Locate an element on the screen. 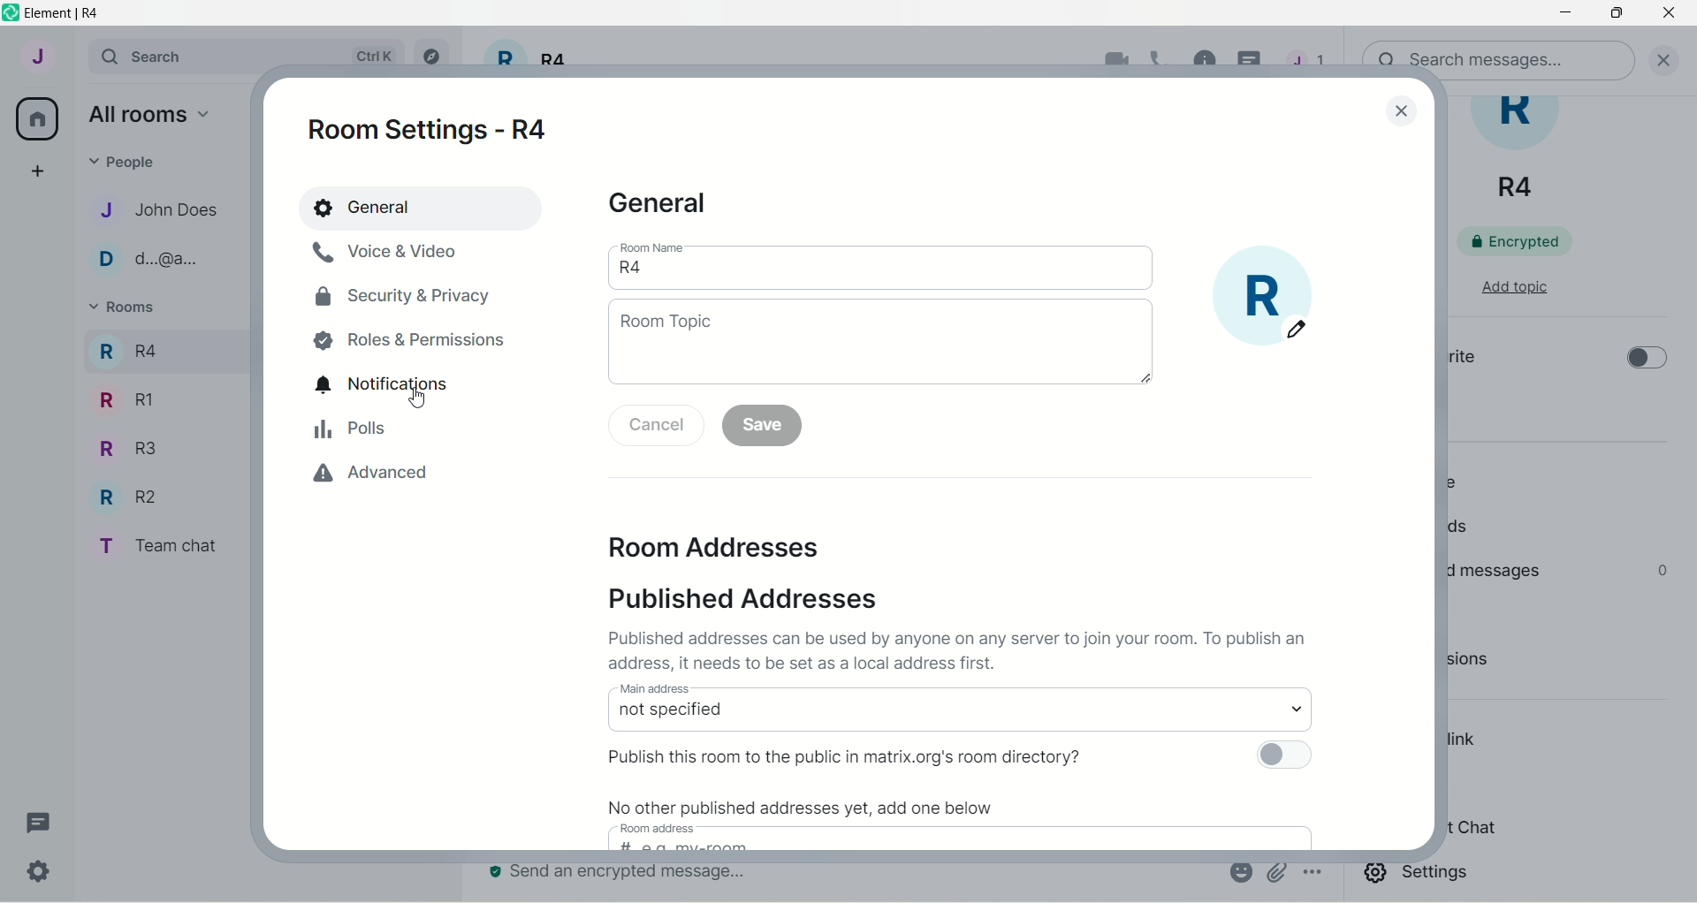 This screenshot has height=903, width=1697. R R2 is located at coordinates (122, 493).